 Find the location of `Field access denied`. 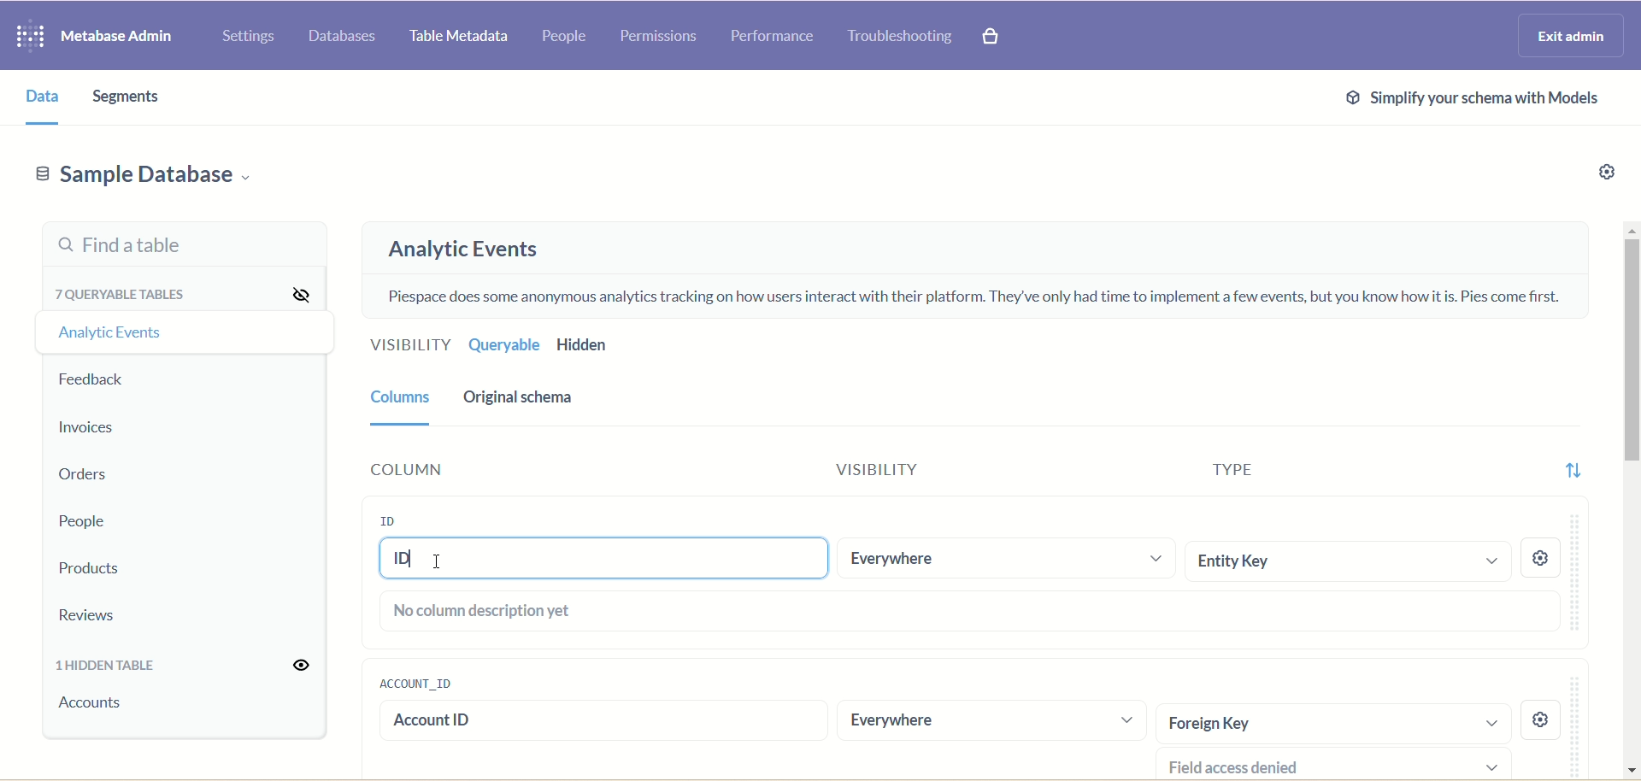

Field access denied is located at coordinates (1329, 766).